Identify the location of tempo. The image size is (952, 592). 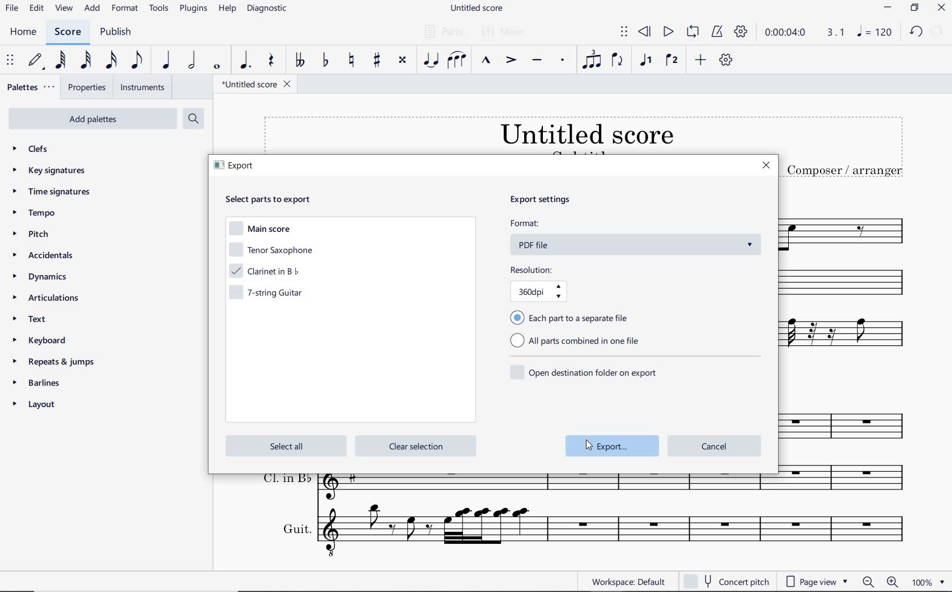
(36, 214).